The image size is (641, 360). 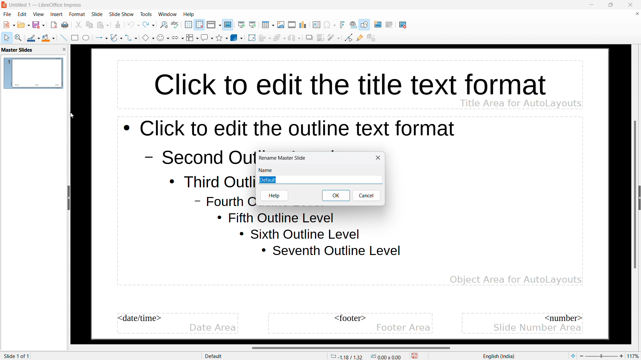 I want to click on display views, so click(x=214, y=25).